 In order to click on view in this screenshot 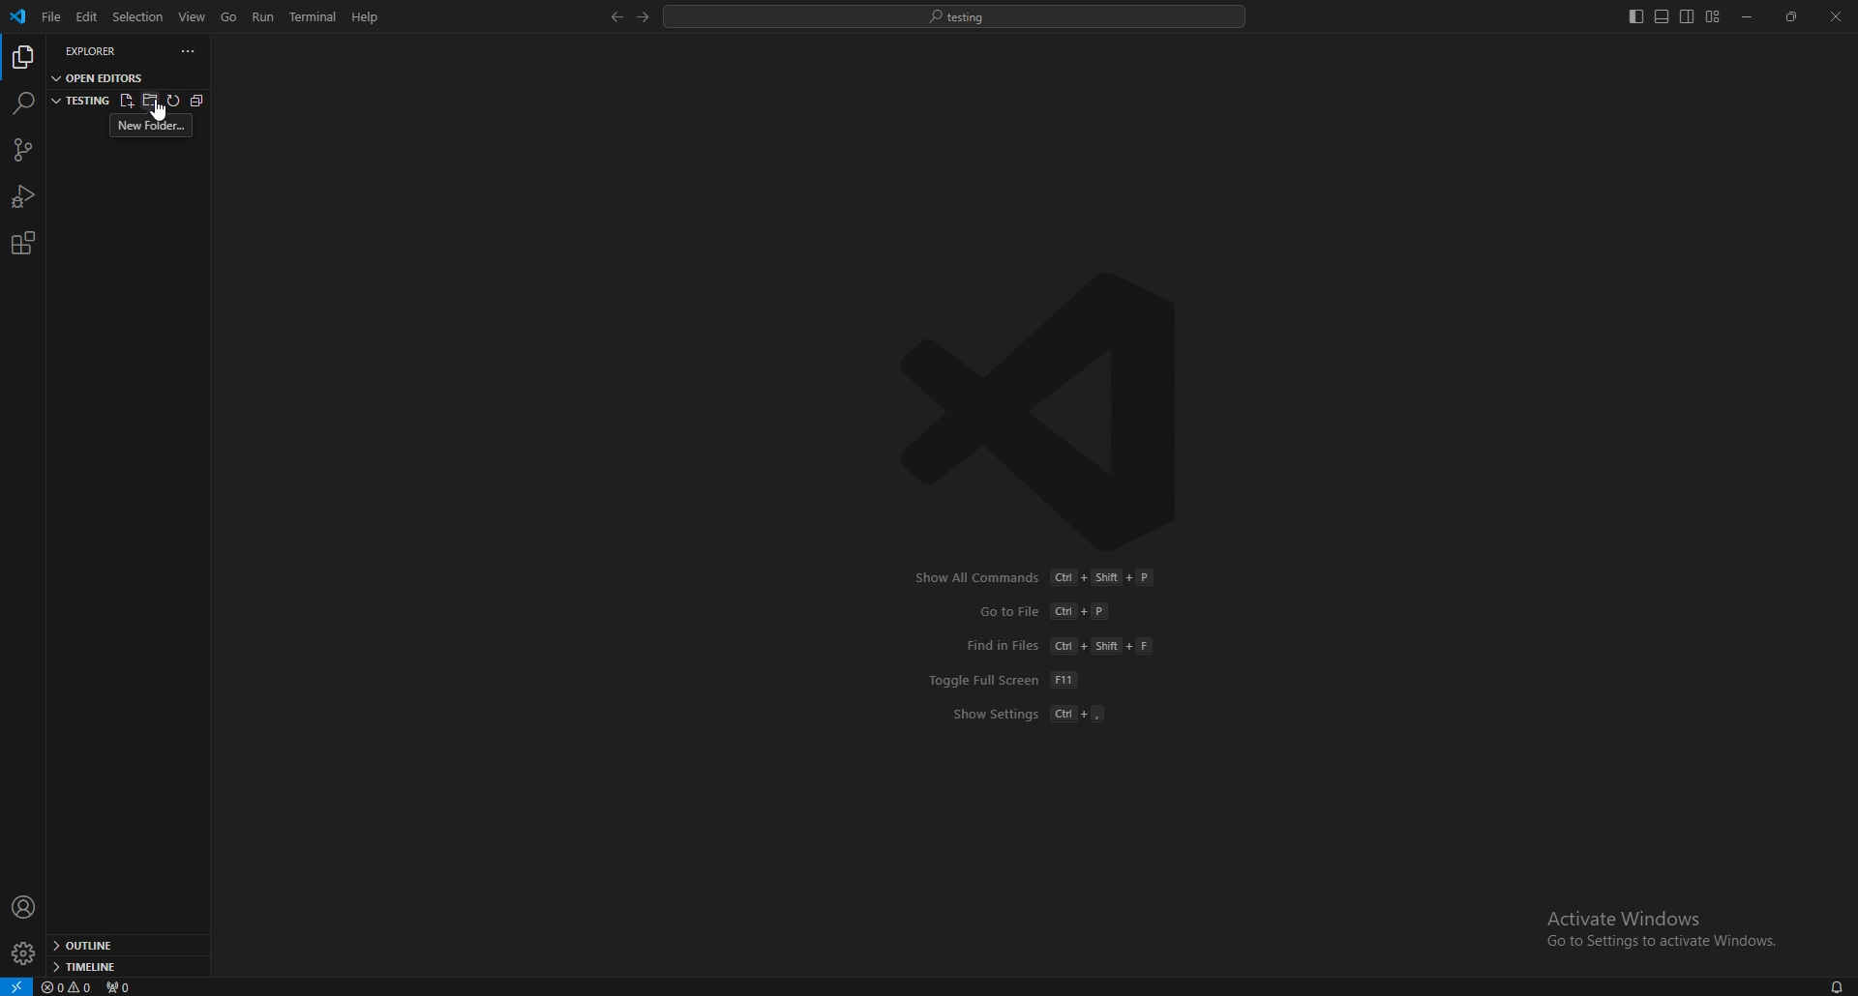, I will do `click(194, 15)`.